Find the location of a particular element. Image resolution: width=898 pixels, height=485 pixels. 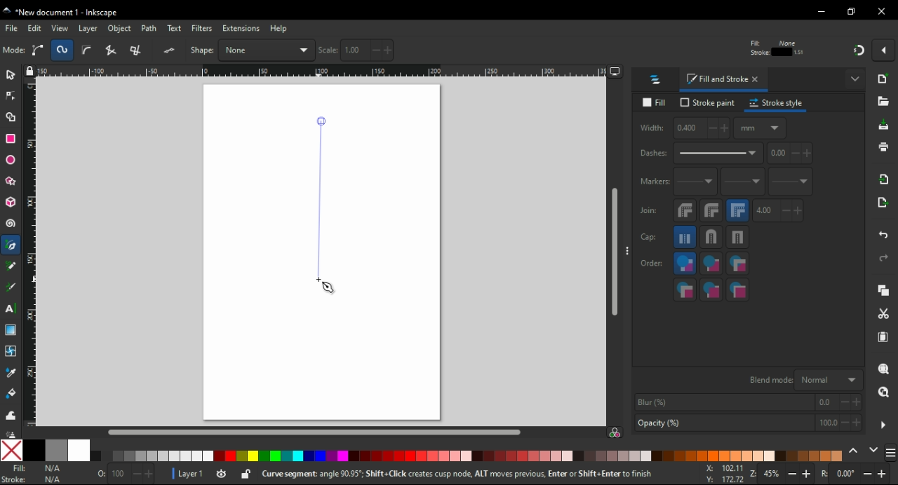

blend mode Normal is located at coordinates (803, 379).